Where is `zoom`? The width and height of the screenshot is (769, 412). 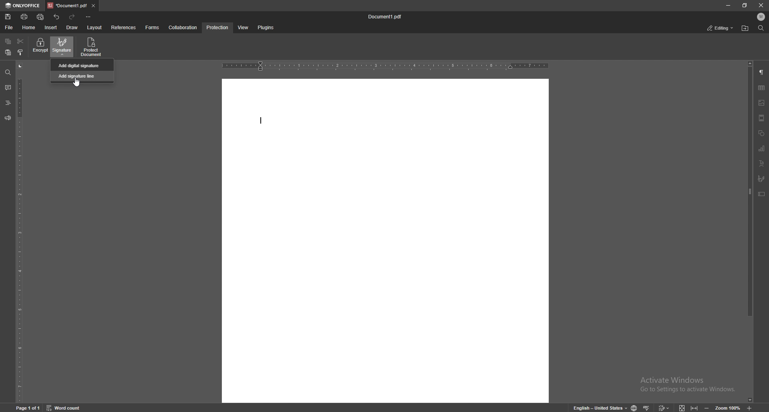 zoom is located at coordinates (722, 408).